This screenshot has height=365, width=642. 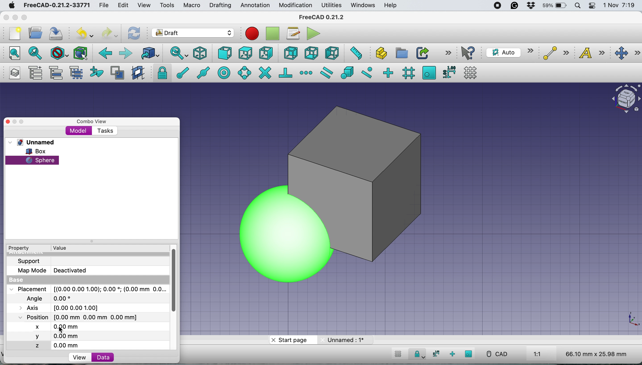 I want to click on placement, so click(x=87, y=289).